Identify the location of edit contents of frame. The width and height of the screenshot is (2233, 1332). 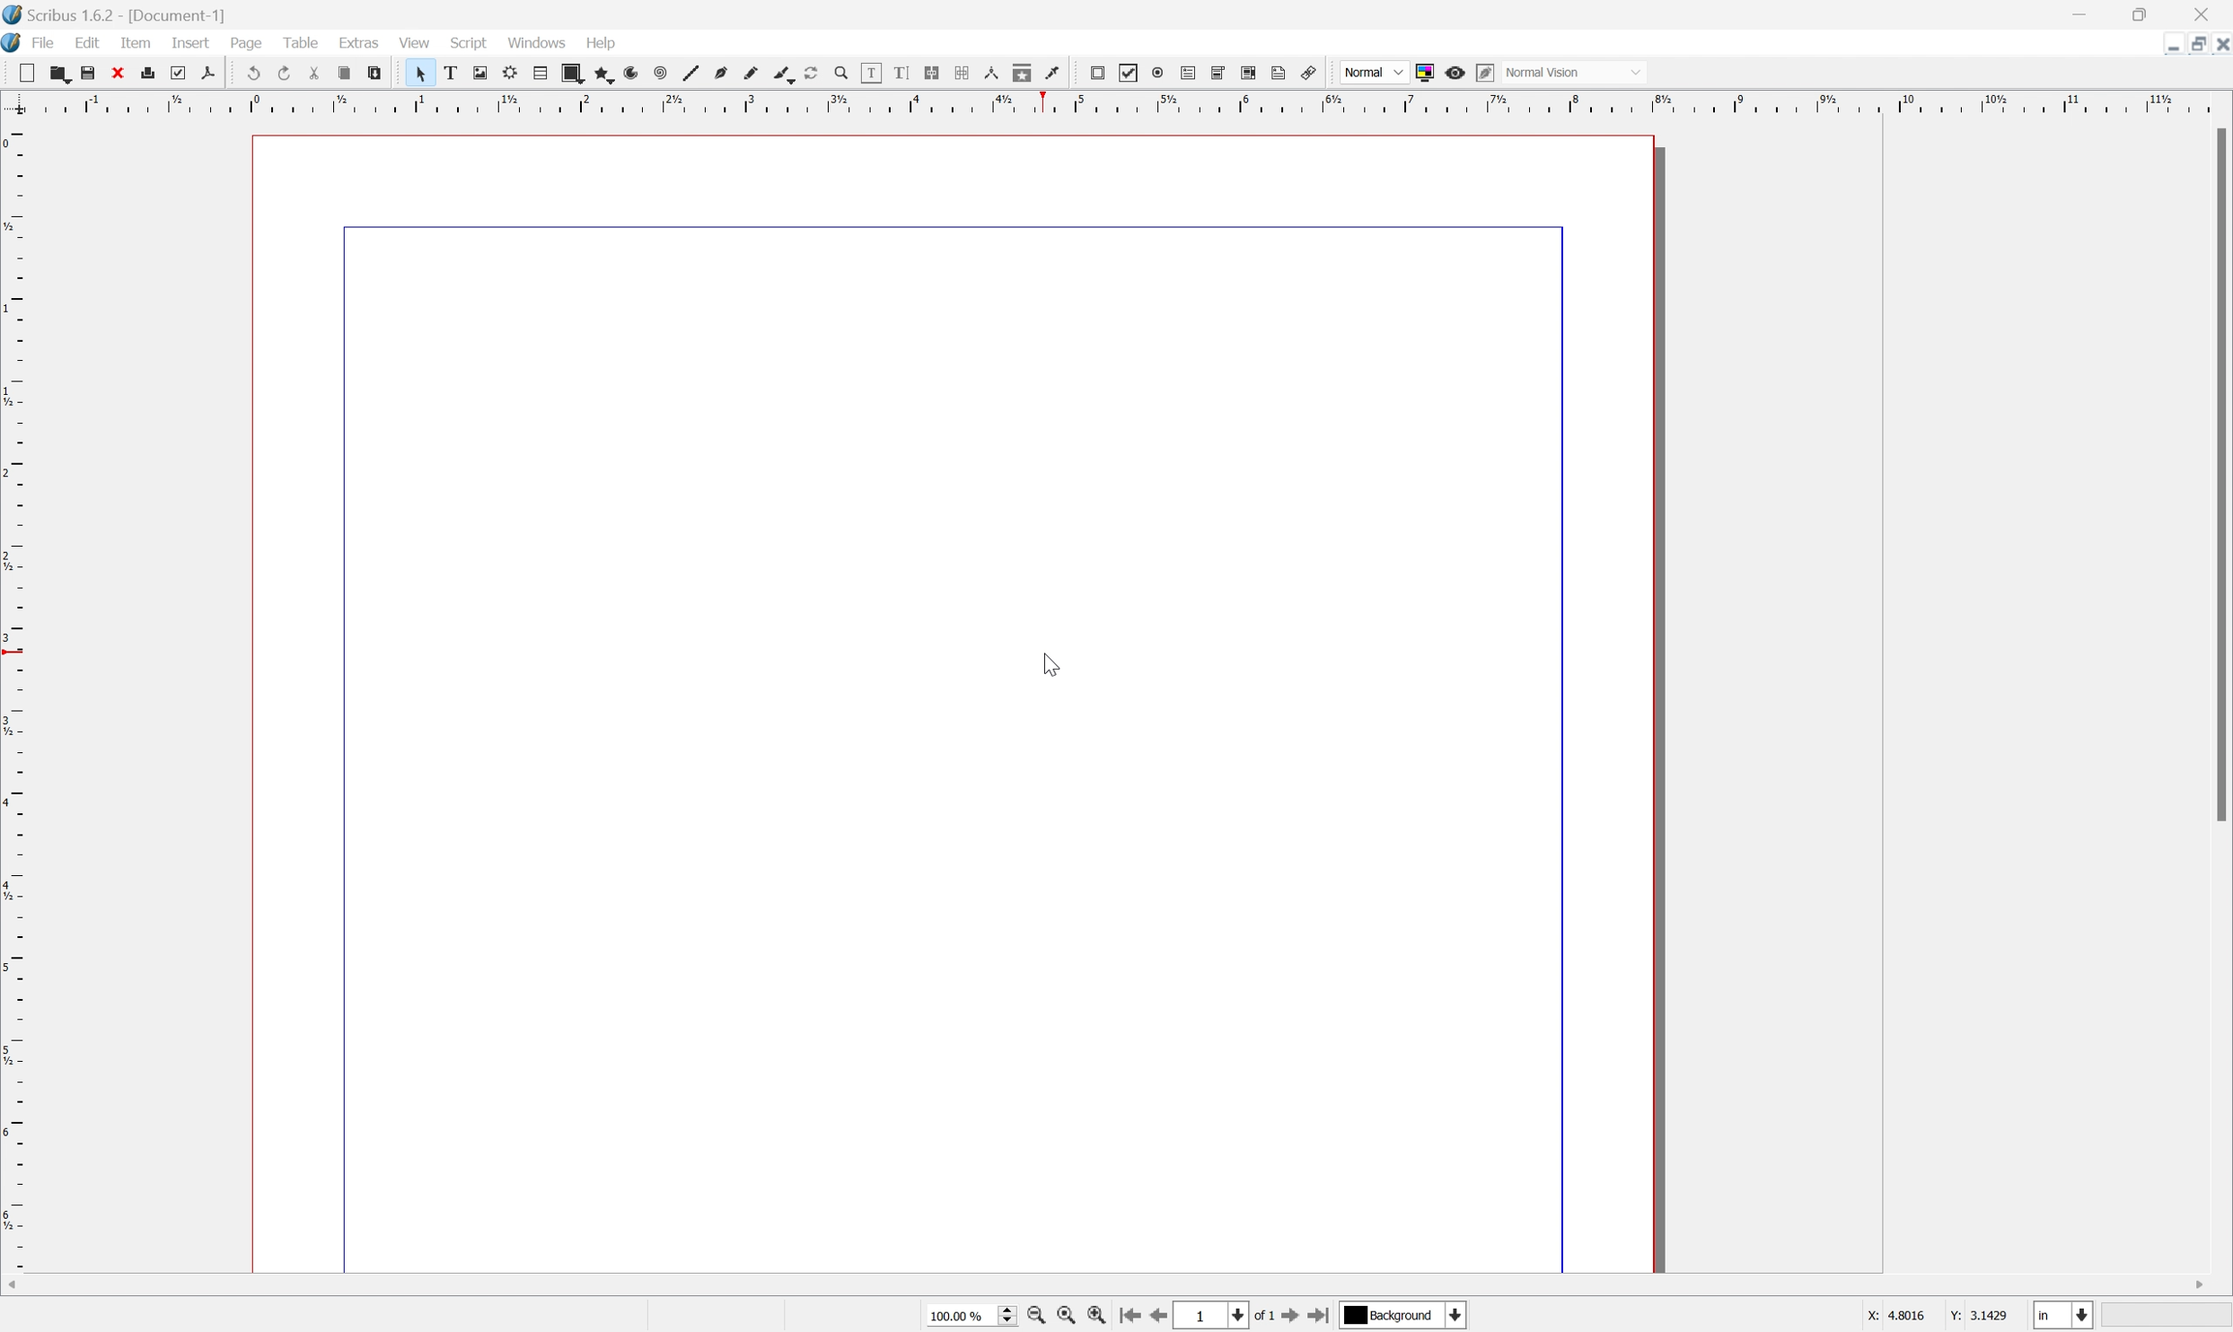
(871, 72).